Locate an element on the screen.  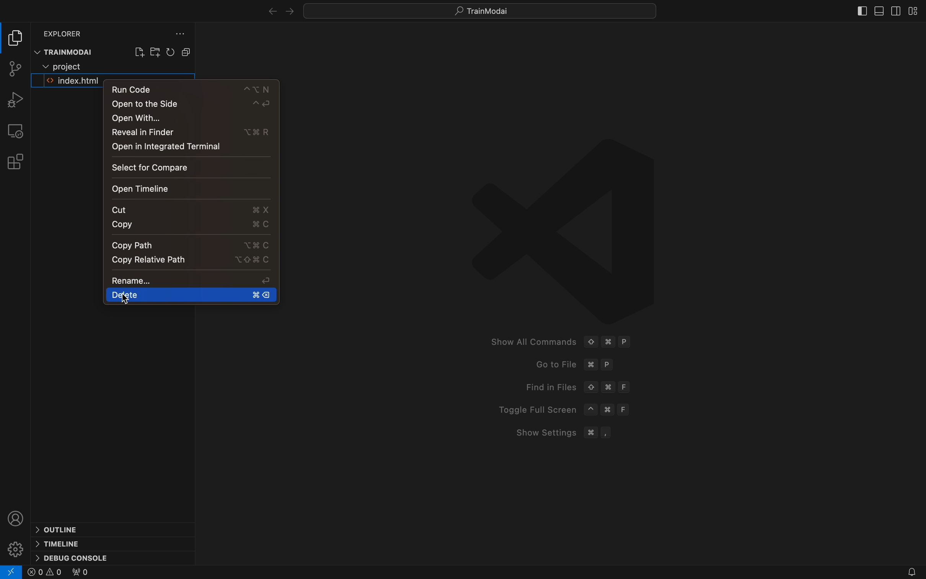
open timeline is located at coordinates (177, 187).